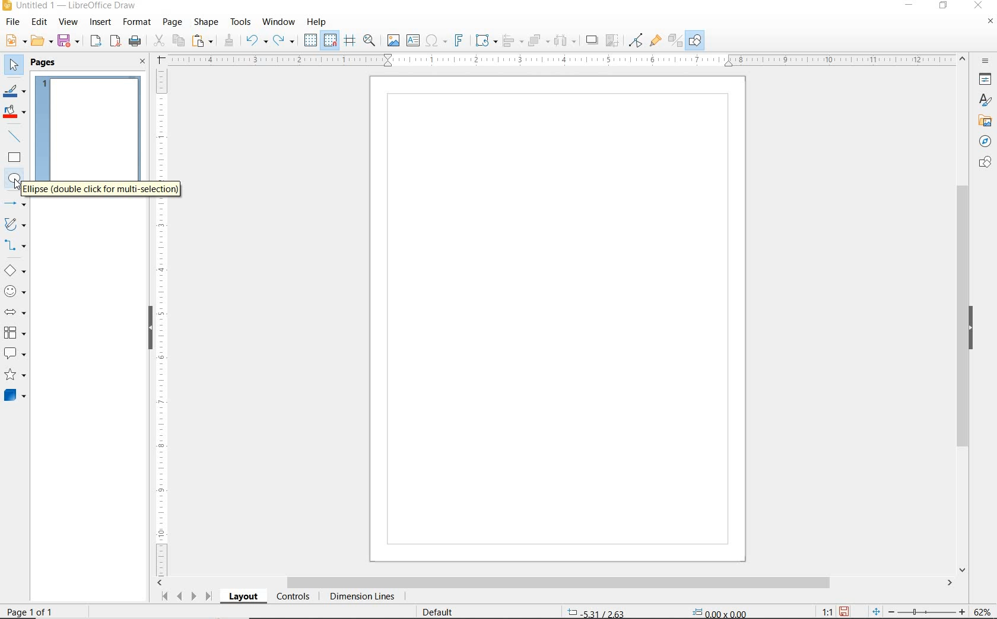  What do you see at coordinates (172, 22) in the screenshot?
I see `PAGE` at bounding box center [172, 22].